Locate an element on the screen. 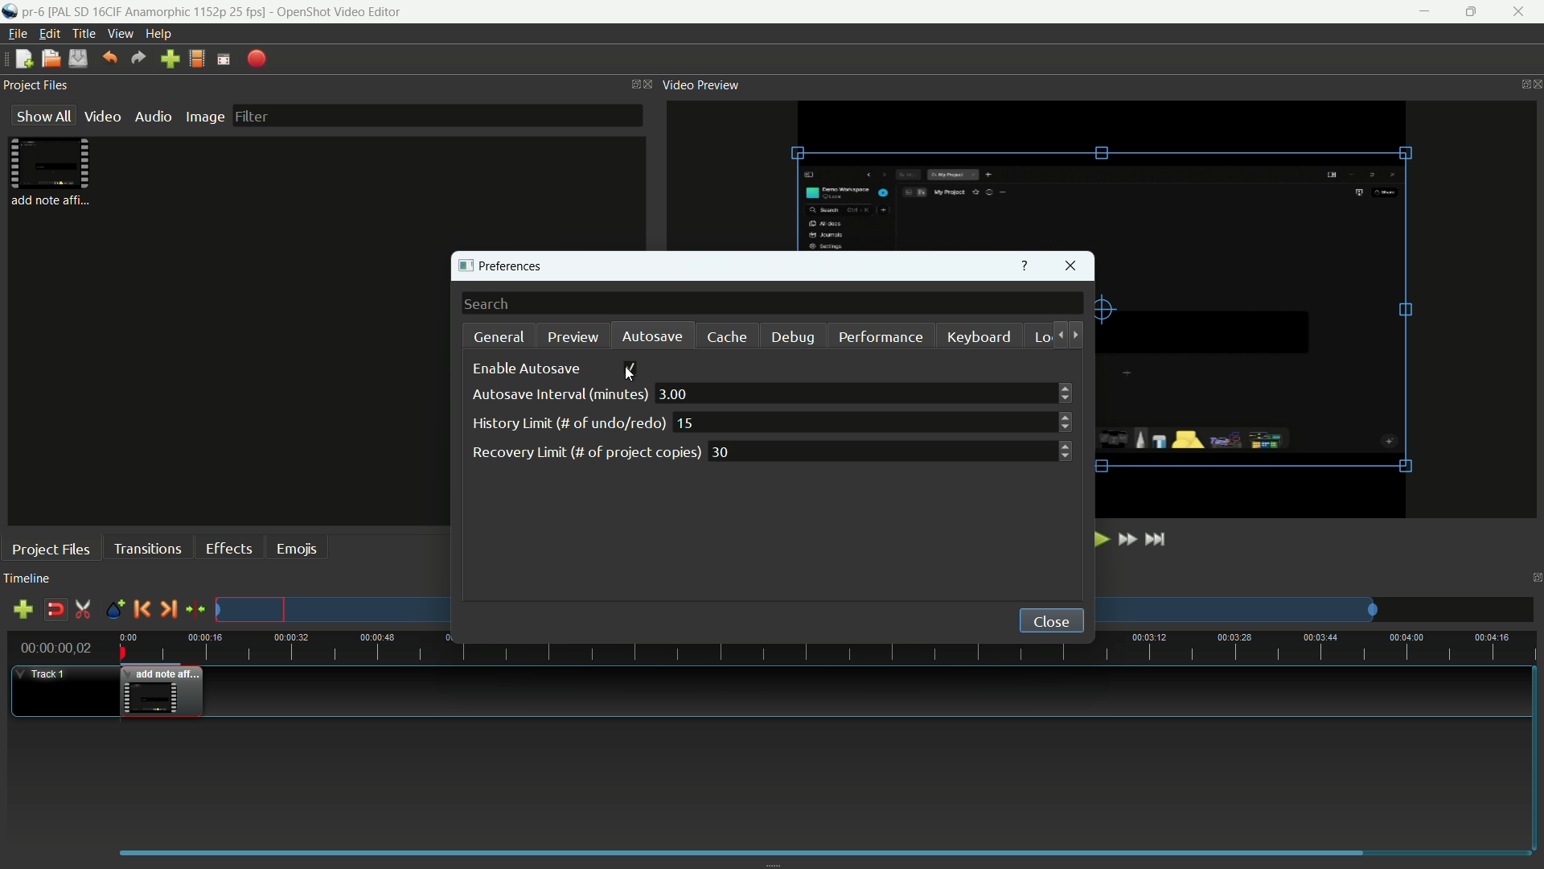 The width and height of the screenshot is (1544, 869). get help is located at coordinates (1026, 266).